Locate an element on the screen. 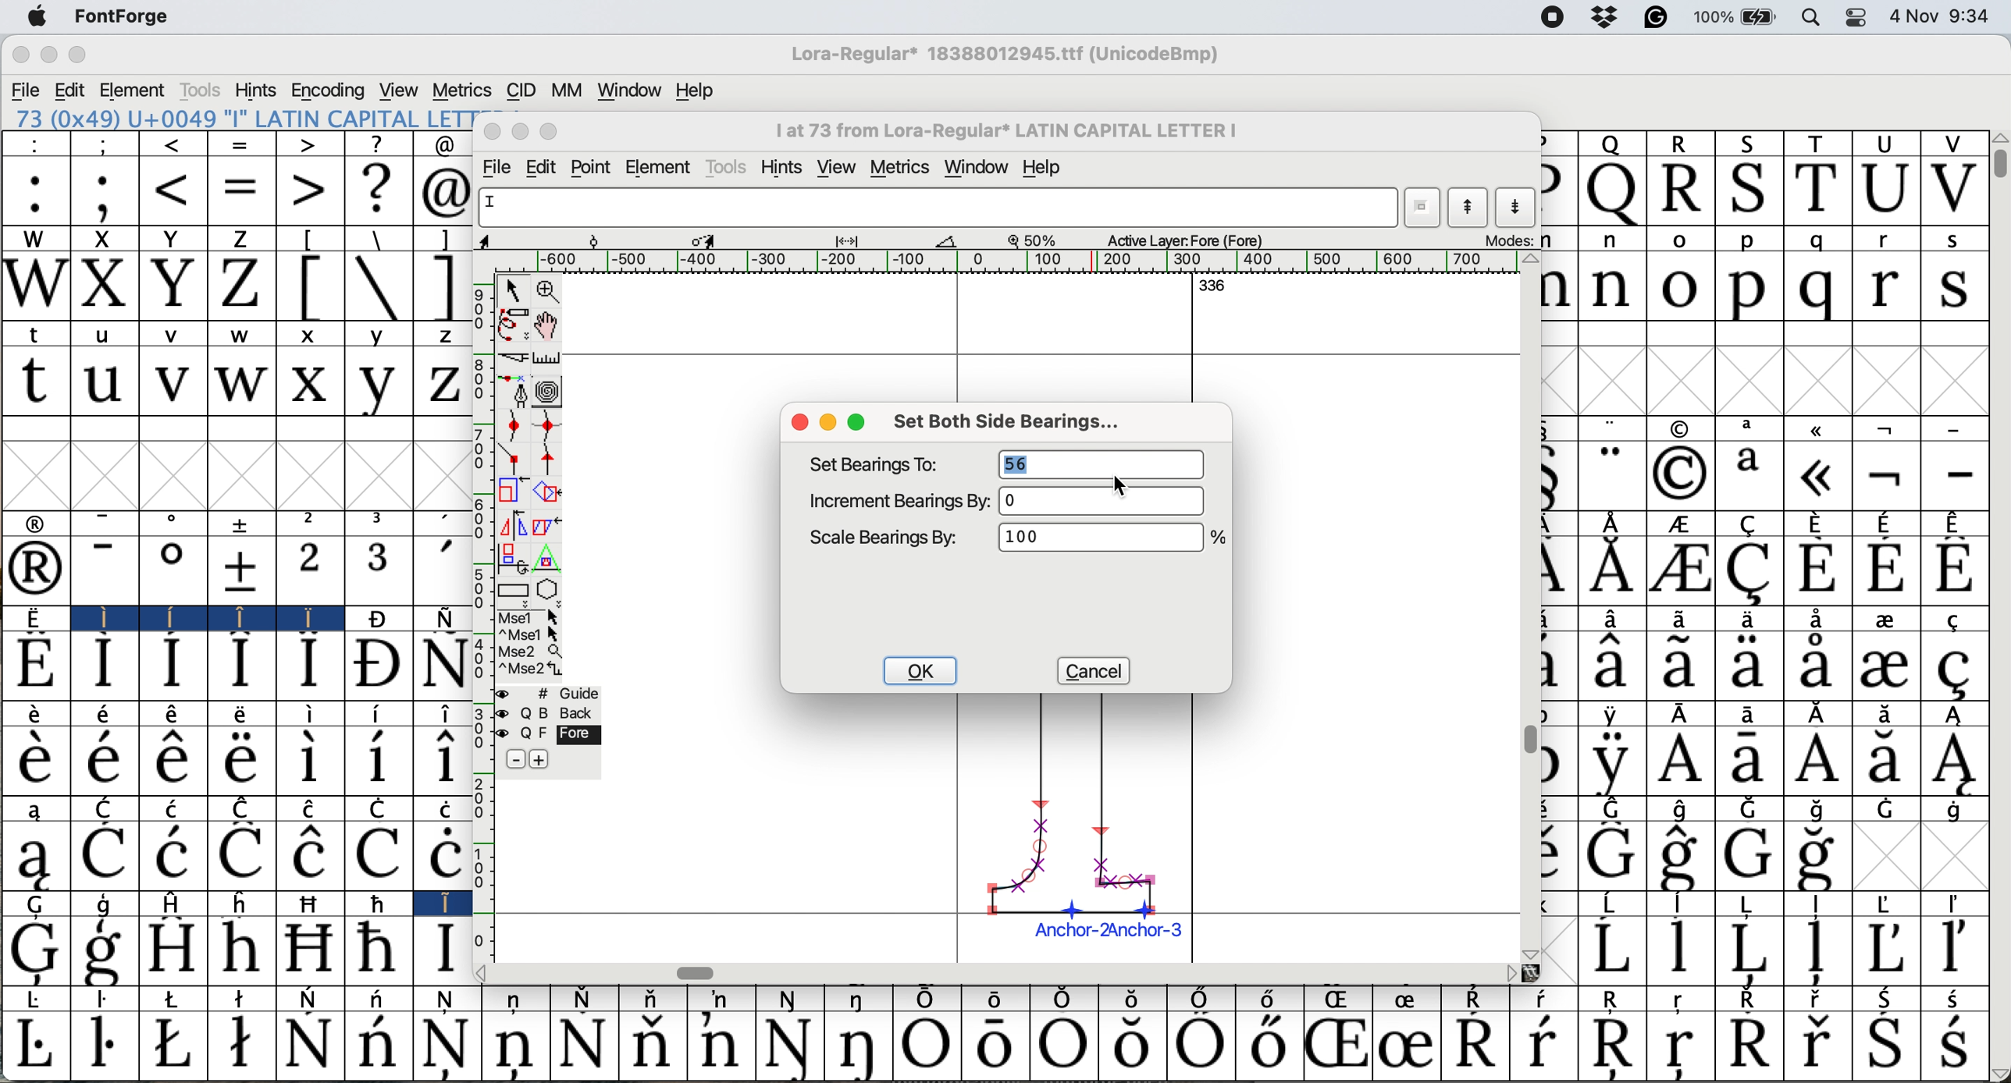 The image size is (2011, 1083). X is located at coordinates (102, 239).